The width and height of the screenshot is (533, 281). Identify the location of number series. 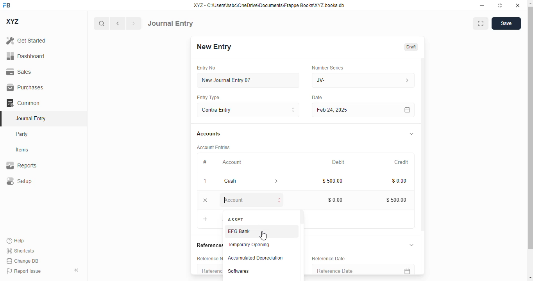
(327, 68).